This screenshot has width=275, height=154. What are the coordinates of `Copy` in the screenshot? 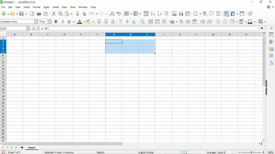 It's located at (60, 14).